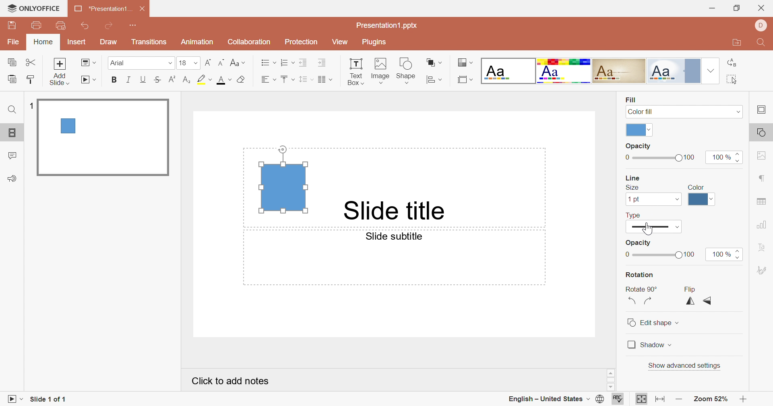 This screenshot has height=406, width=773. I want to click on Drop Down, so click(651, 130).